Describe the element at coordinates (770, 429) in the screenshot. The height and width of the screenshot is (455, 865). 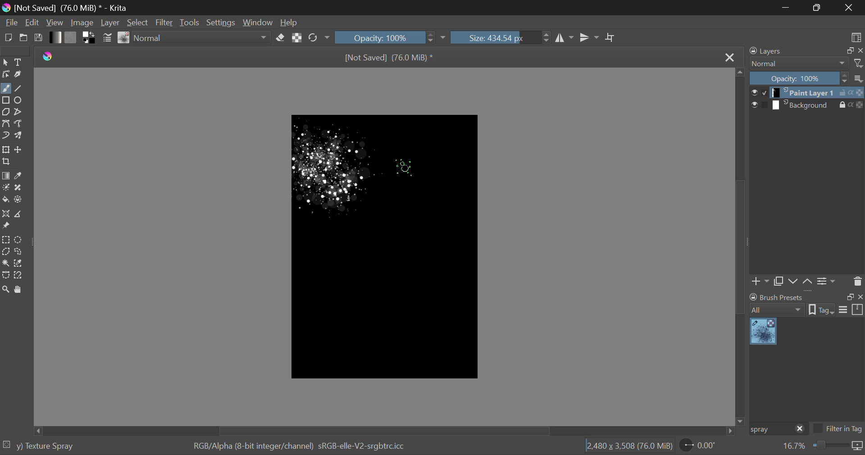
I see `Brush Preset Search: "spray"` at that location.